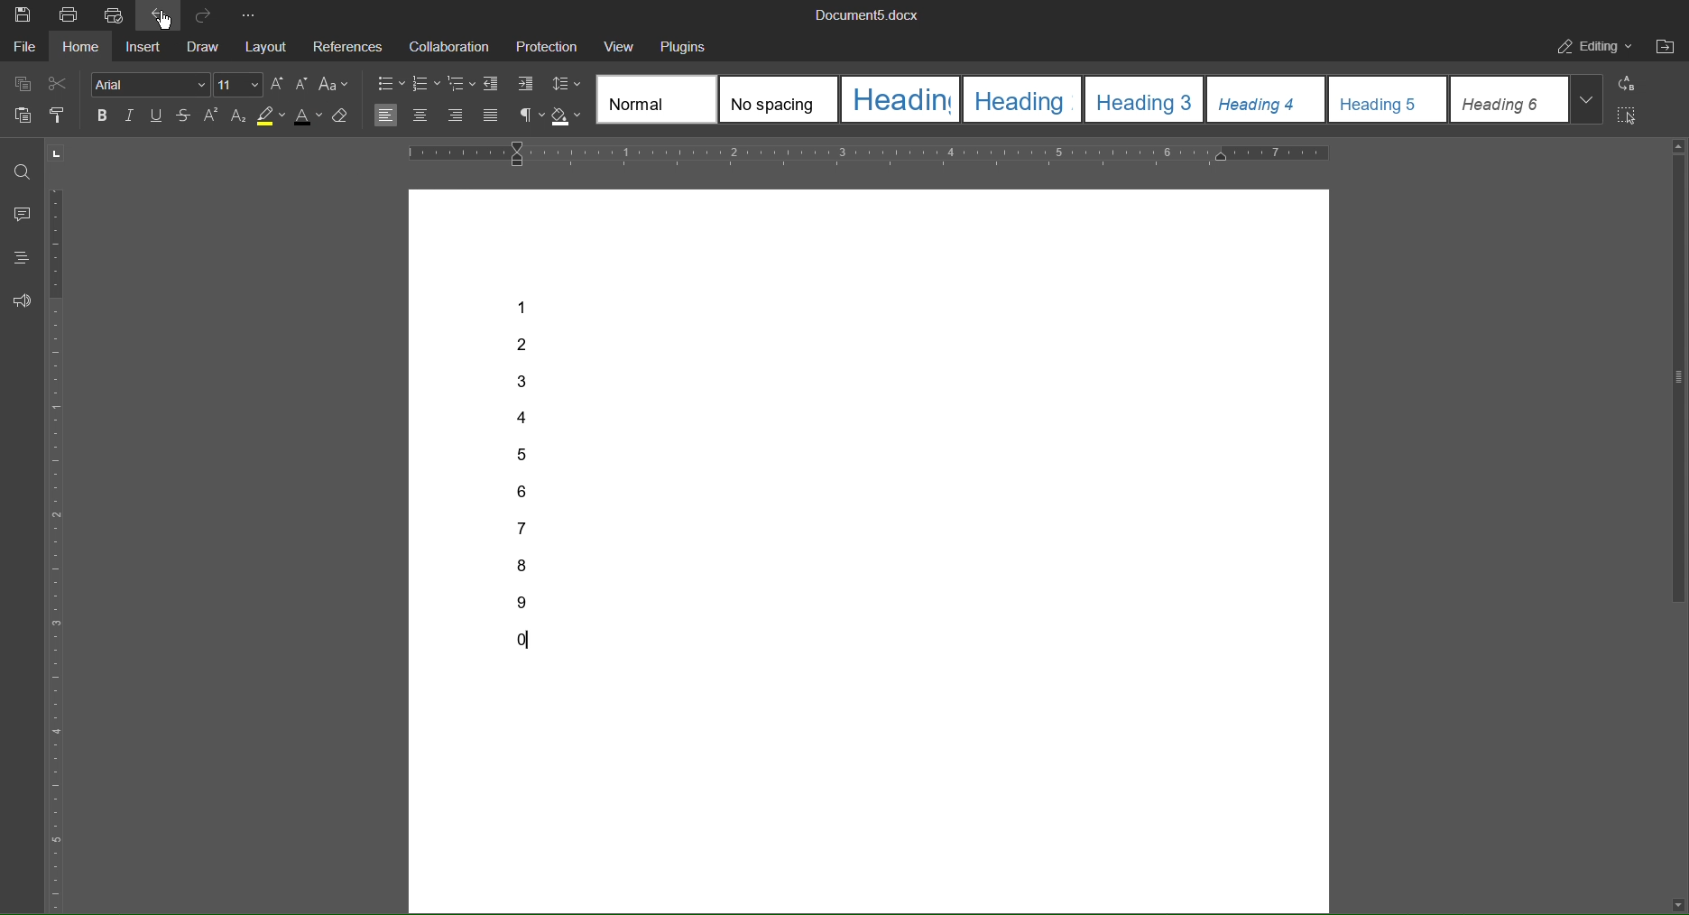 This screenshot has height=915, width=1689. What do you see at coordinates (239, 116) in the screenshot?
I see `Subscript` at bounding box center [239, 116].